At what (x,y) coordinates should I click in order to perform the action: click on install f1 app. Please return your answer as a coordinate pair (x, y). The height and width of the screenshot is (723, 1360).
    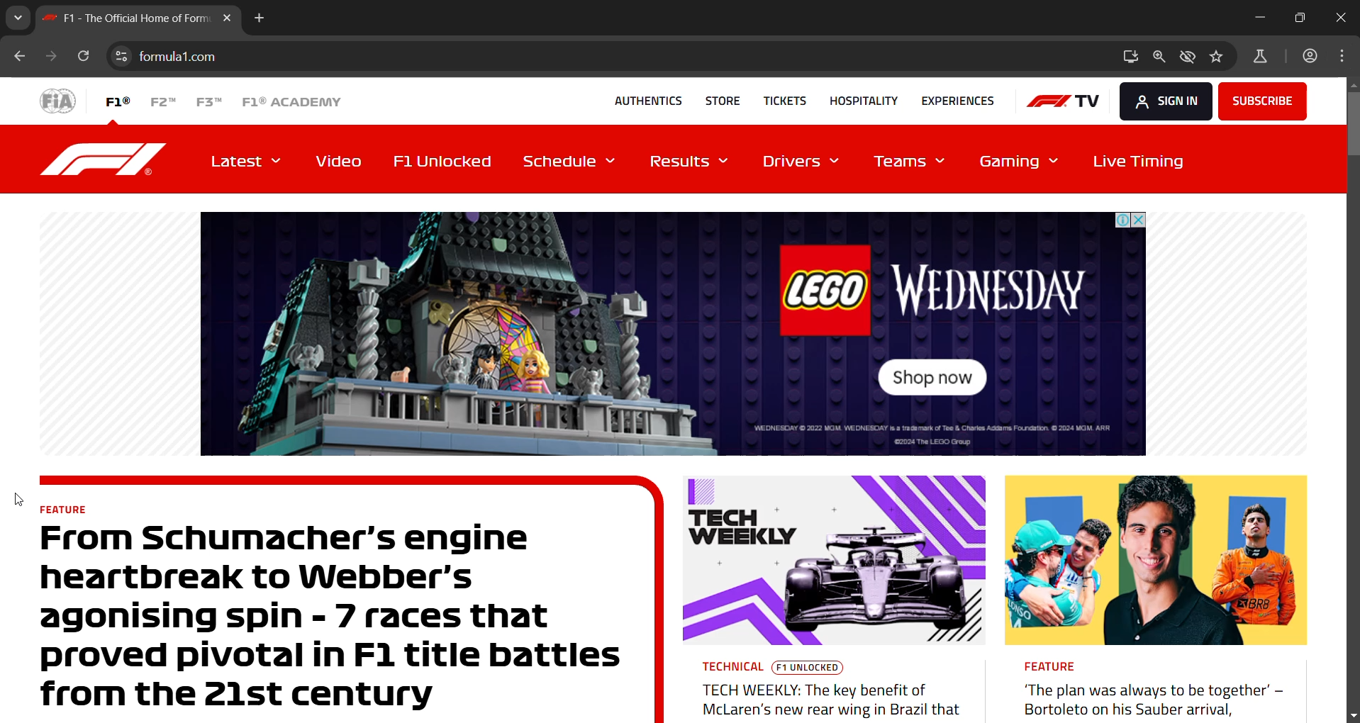
    Looking at the image, I should click on (1132, 55).